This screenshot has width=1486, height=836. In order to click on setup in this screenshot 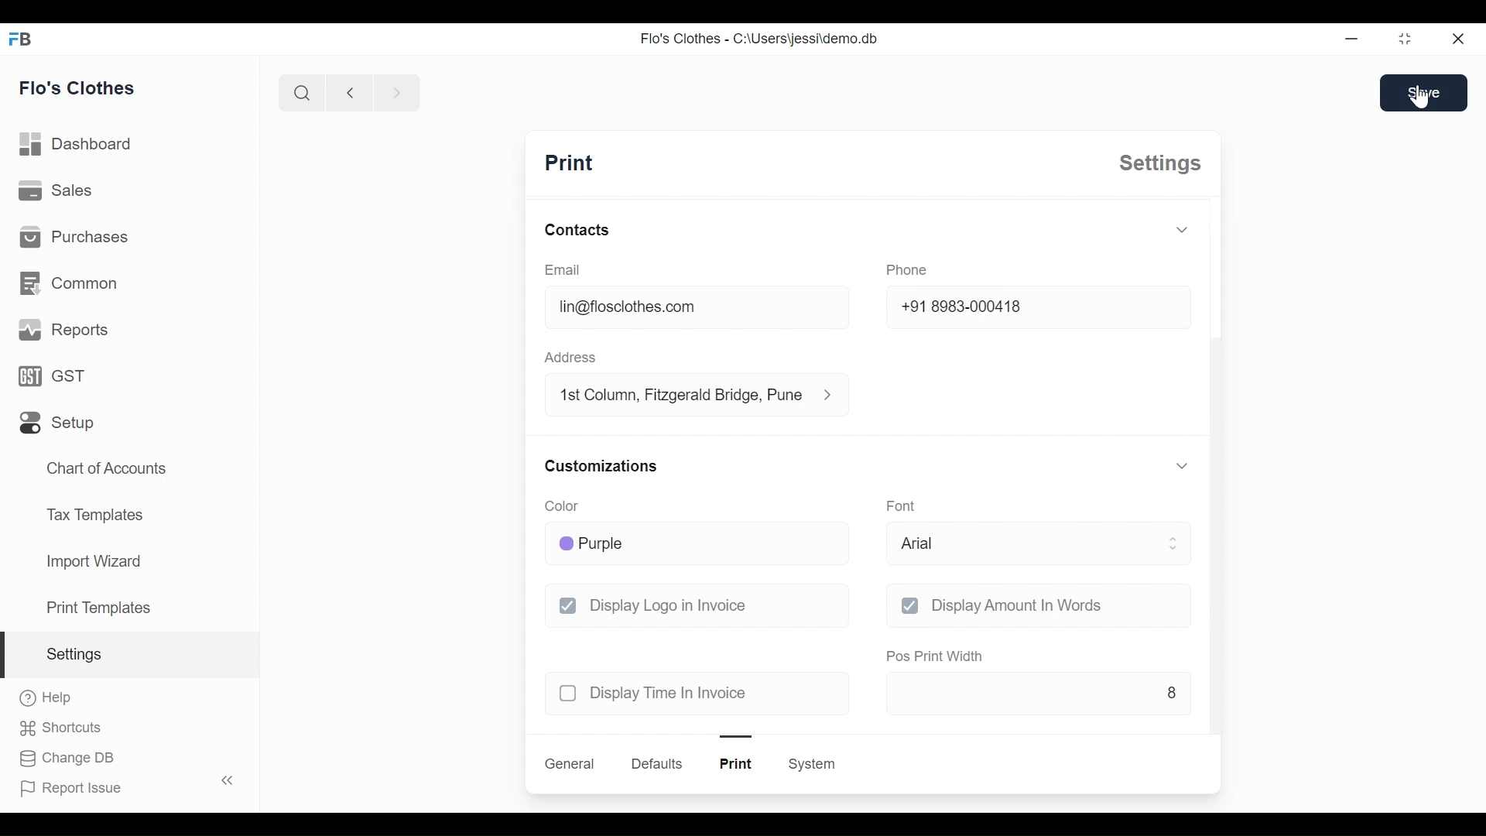, I will do `click(57, 423)`.